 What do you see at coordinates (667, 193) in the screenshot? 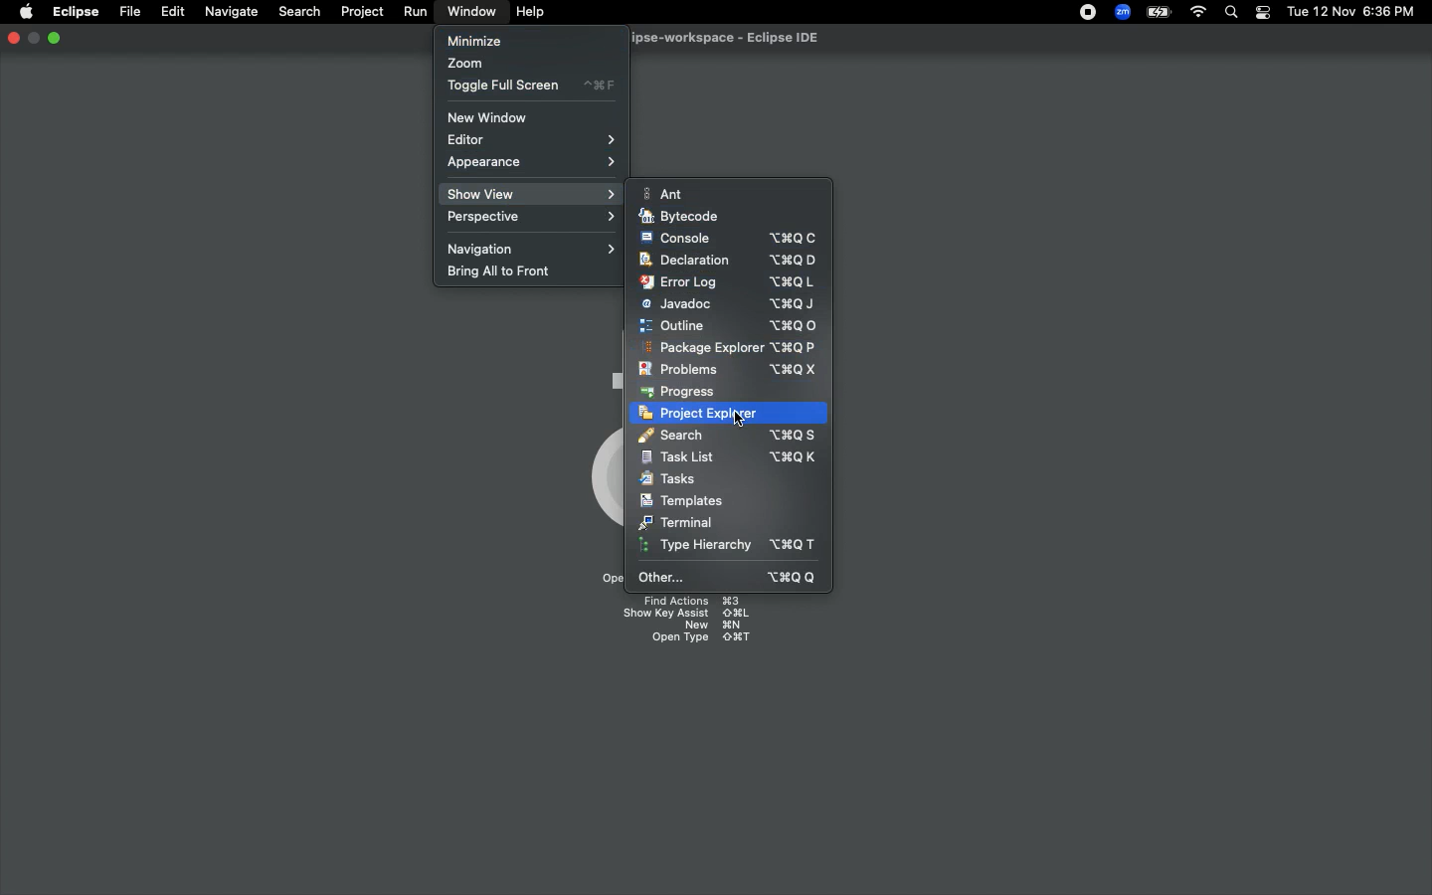
I see `Ant` at bounding box center [667, 193].